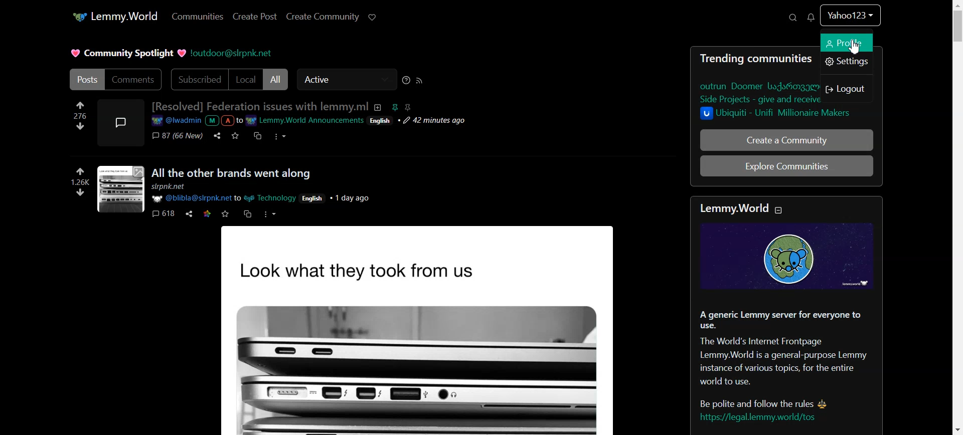  I want to click on @blibla@slrpnk.net, so click(191, 198).